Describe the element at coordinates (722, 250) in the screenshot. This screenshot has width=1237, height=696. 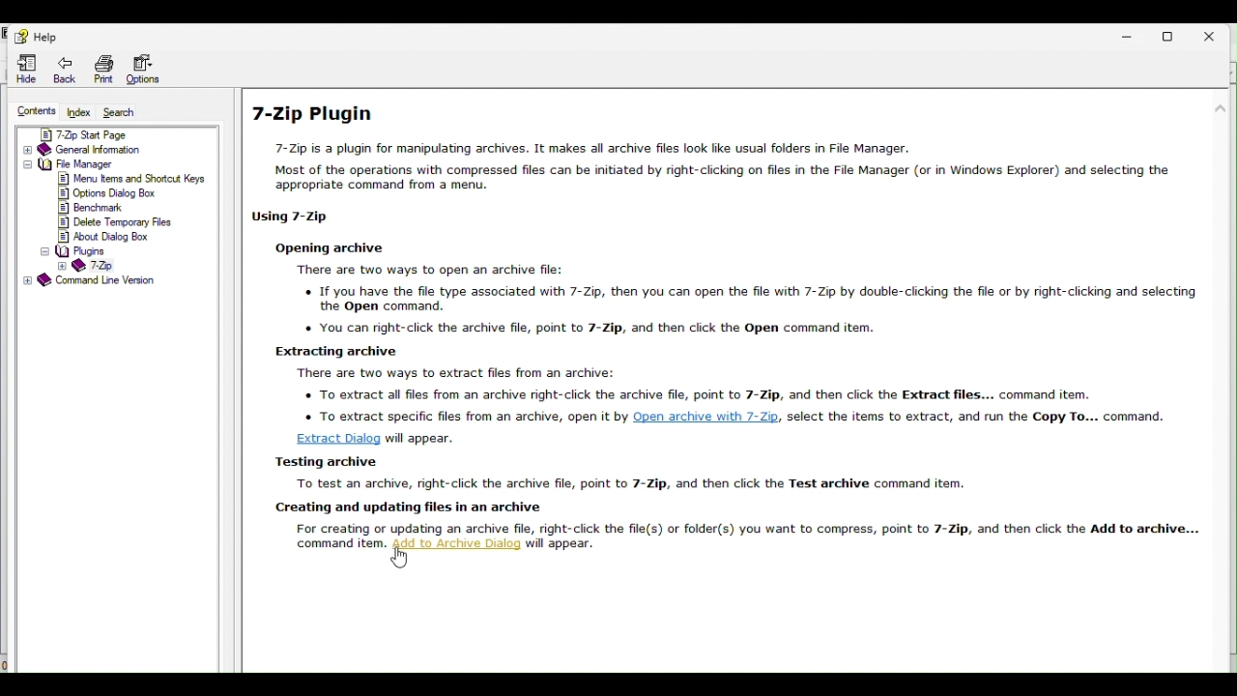
I see `7-Zip Plugin
7-2ip is a plugin for manipulating archives. It makes al archive files look like usual folders in File Manager.
Most of the operations with compressed files can be initiated by right-clicking on files in the File Manager (or in Windows Explorer) and selecting the
appropriate command from a menu.
using 7-Zip
Opening archive
There are two ways to open an archive file:
« 1f you have the file type associated with 7-Zip, then you can open the file with 7-Zip by double-clicking the file or by right-clicking and selecting
the Open command.
« You can right-click the archive file, point to 7-Zip, and then click the Open command item.
Extracting archive
There are two ways to extract files from an archive:
+ To extract all files from an archive right-click the archive file, point to 7-Zip, and then click the Extract files... command item.` at that location.